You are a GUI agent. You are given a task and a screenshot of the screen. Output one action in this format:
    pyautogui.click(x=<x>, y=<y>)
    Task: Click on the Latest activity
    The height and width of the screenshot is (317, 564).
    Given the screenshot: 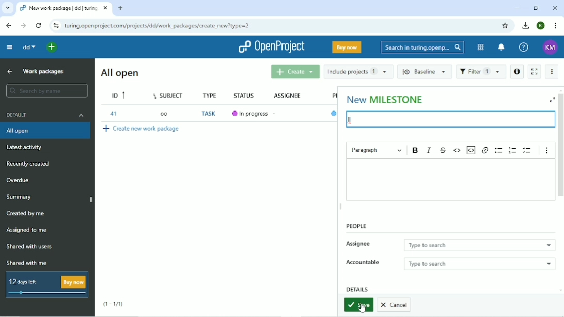 What is the action you would take?
    pyautogui.click(x=28, y=149)
    